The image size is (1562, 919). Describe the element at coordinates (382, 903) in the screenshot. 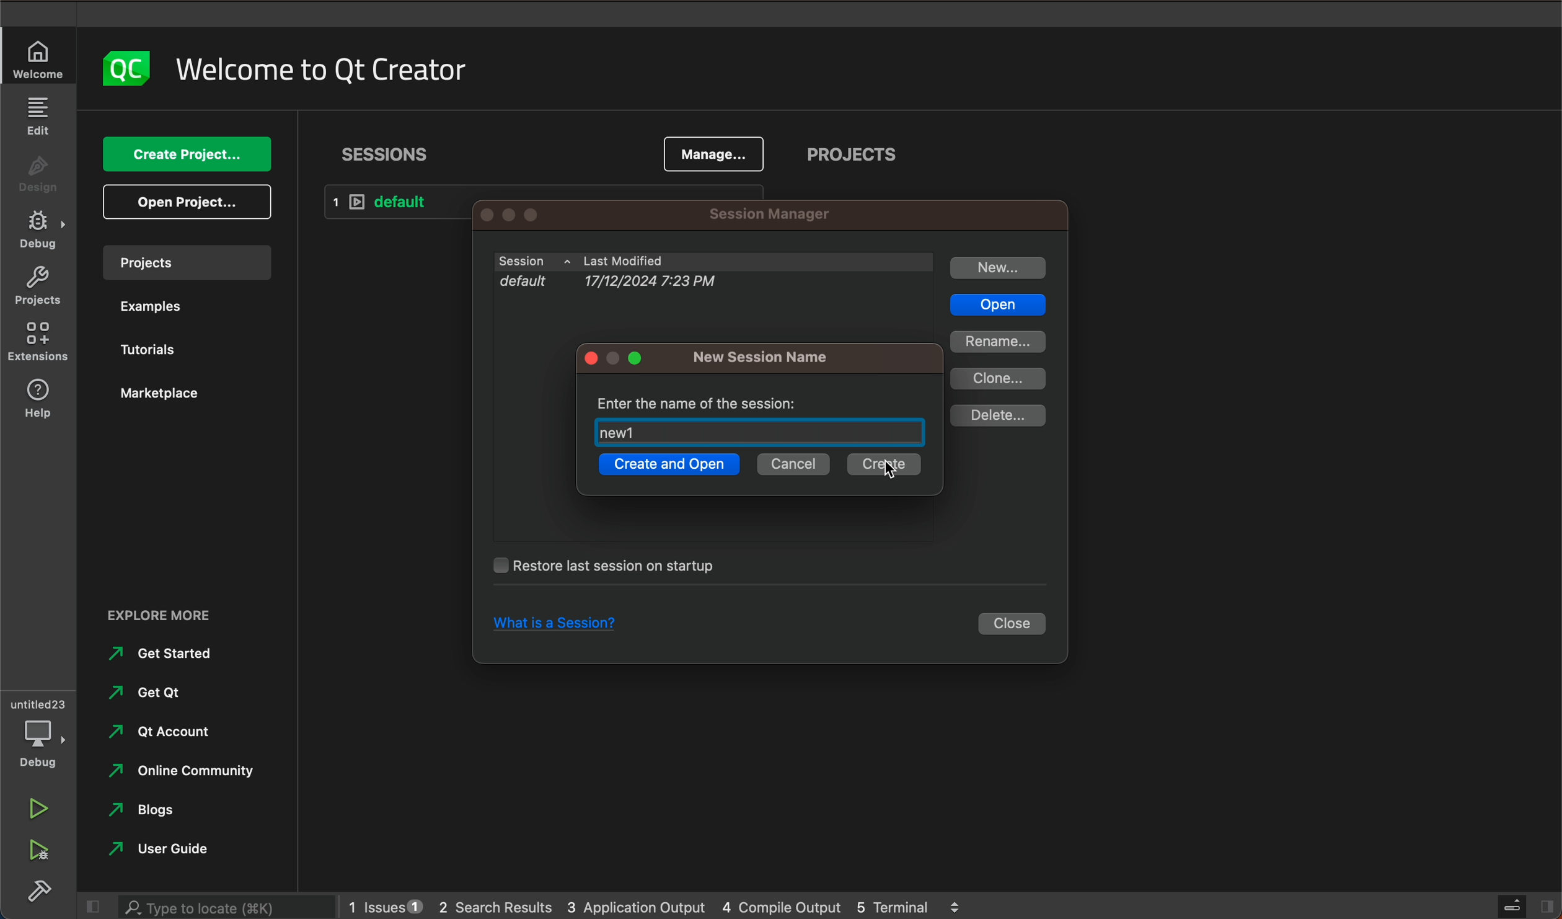

I see `issues` at that location.